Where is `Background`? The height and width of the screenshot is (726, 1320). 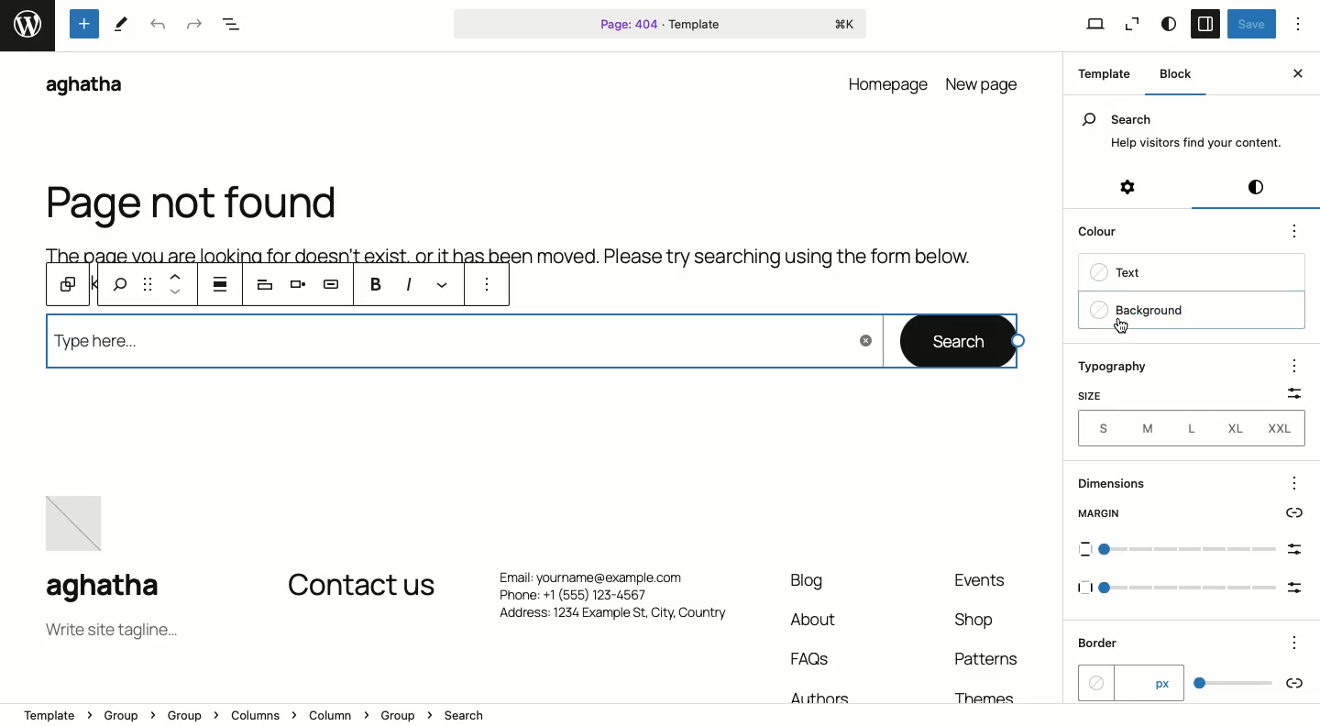
Background is located at coordinates (1144, 313).